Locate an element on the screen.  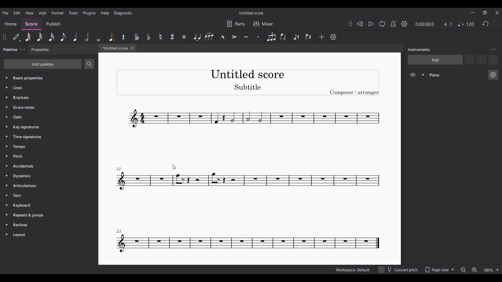
Tenuto is located at coordinates (246, 37).